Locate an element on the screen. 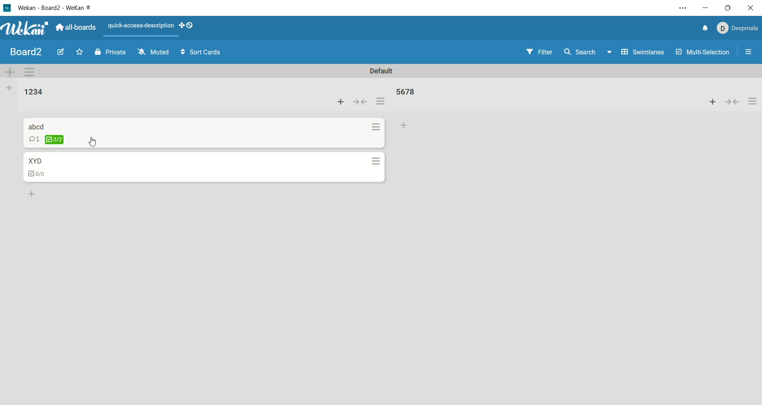 Image resolution: width=762 pixels, height=405 pixels. options is located at coordinates (376, 126).